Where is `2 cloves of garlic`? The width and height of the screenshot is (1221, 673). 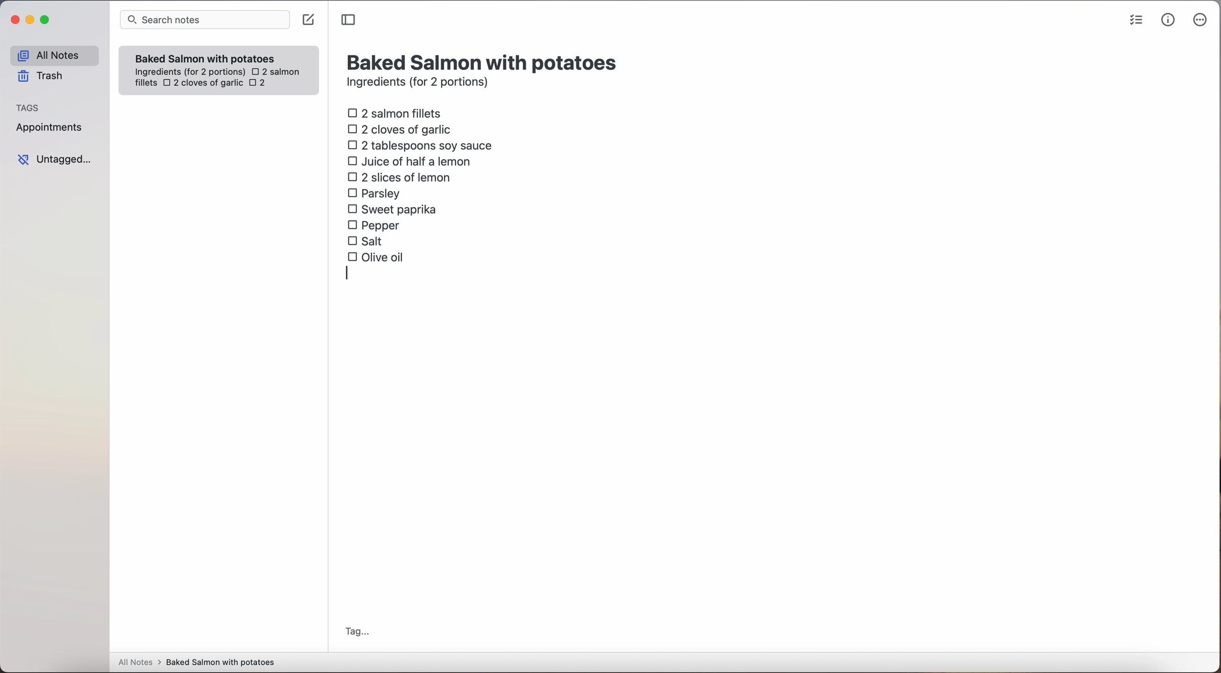
2 cloves of garlic is located at coordinates (402, 128).